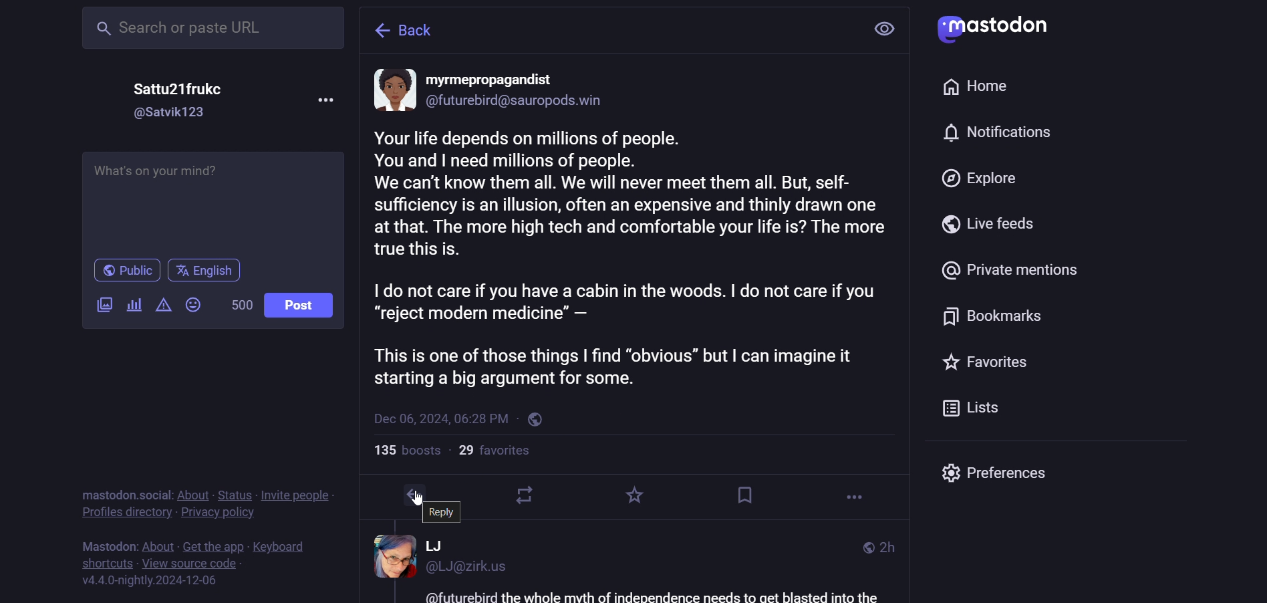 The width and height of the screenshot is (1267, 603). I want to click on invite people, so click(299, 495).